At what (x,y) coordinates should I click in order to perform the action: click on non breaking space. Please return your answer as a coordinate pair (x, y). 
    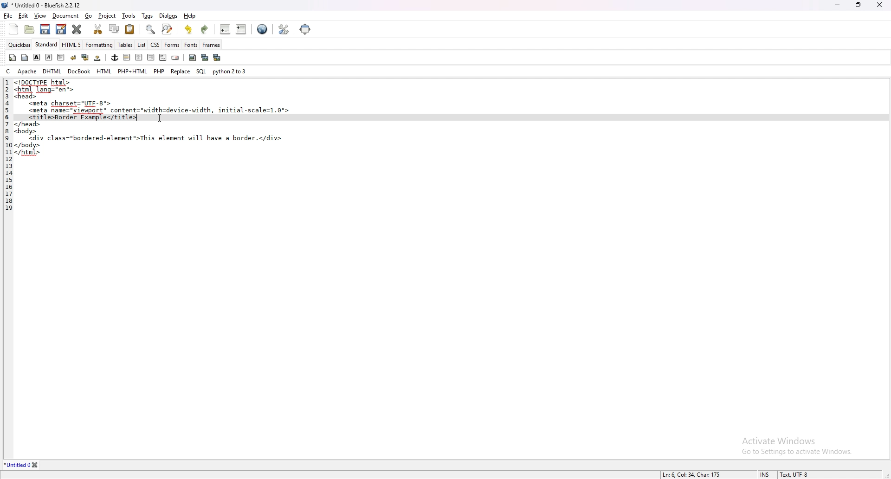
    Looking at the image, I should click on (98, 58).